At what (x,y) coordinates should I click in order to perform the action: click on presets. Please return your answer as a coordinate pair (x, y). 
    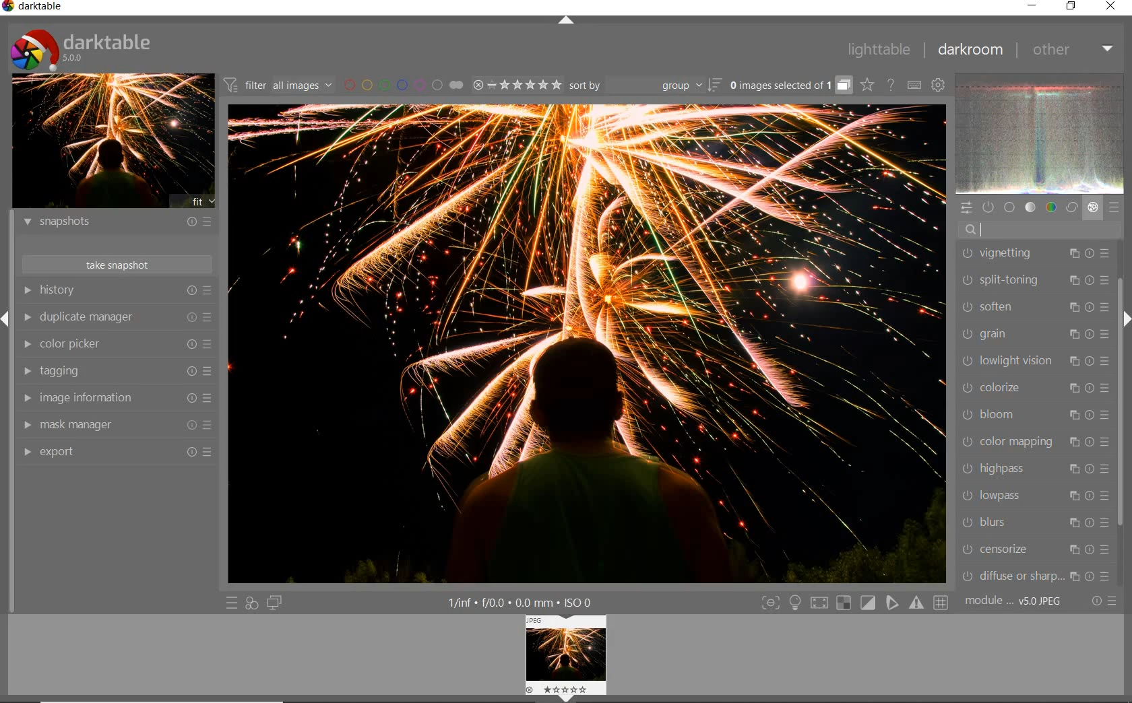
    Looking at the image, I should click on (1115, 208).